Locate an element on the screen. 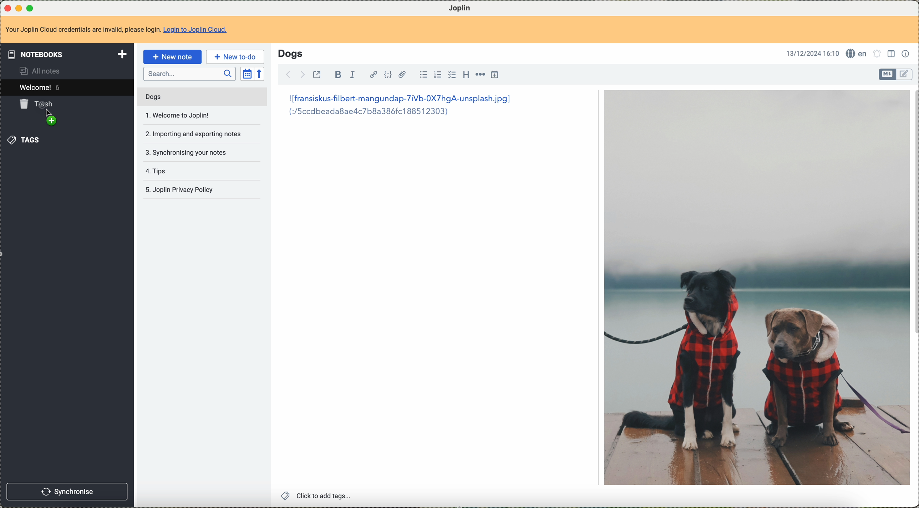  insert time is located at coordinates (495, 75).